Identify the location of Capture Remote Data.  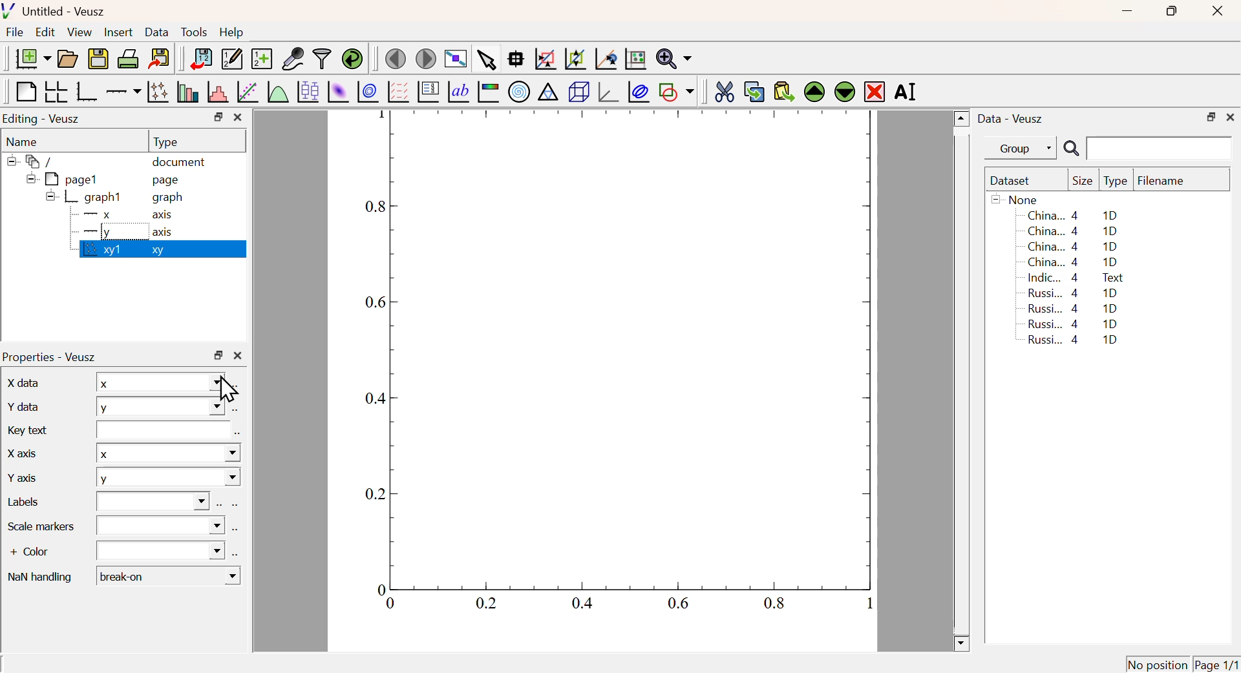
(293, 57).